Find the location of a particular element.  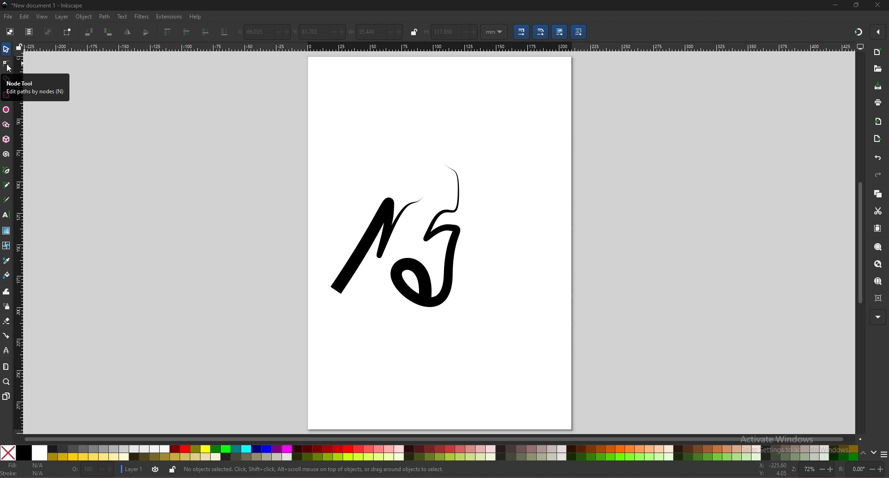

select all from all layers is located at coordinates (29, 32).